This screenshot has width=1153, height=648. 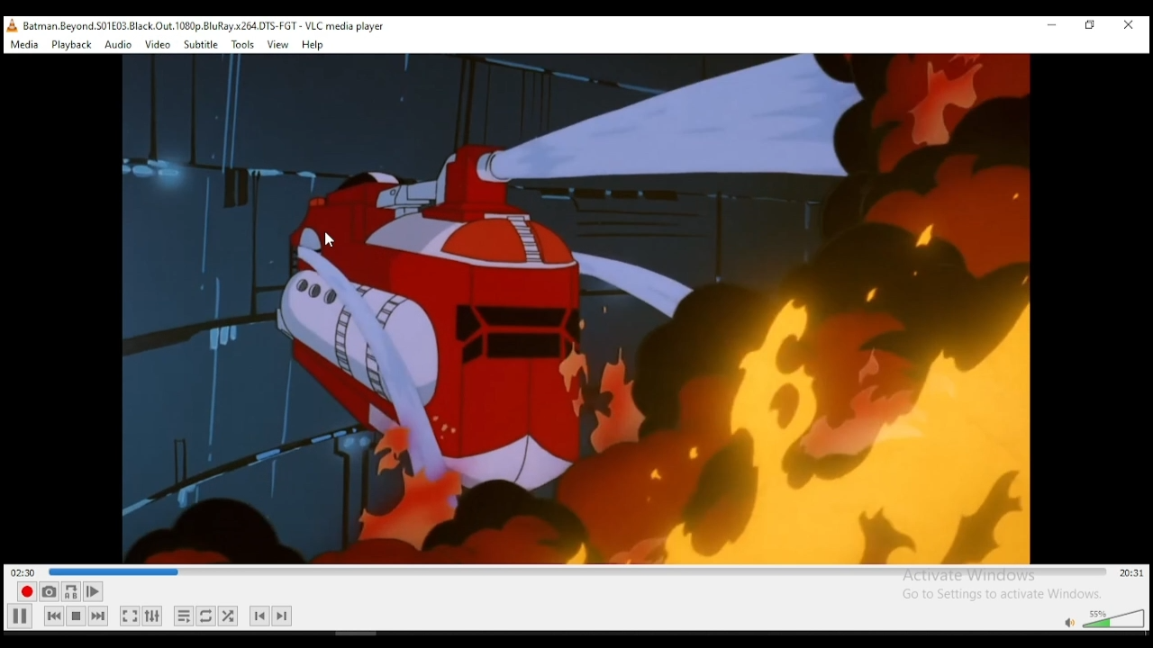 What do you see at coordinates (130, 616) in the screenshot?
I see `toggle video in fullscrenn` at bounding box center [130, 616].